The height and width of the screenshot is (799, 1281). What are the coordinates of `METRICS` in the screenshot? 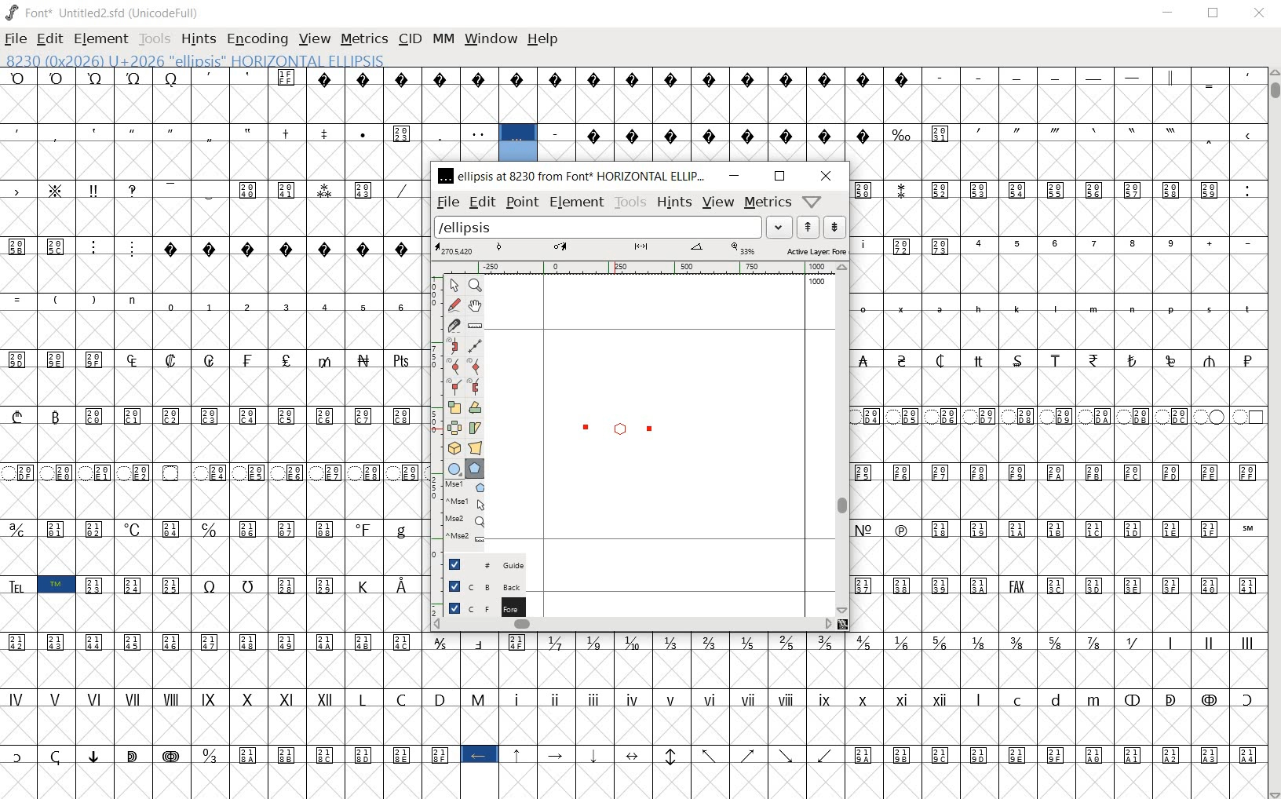 It's located at (364, 38).